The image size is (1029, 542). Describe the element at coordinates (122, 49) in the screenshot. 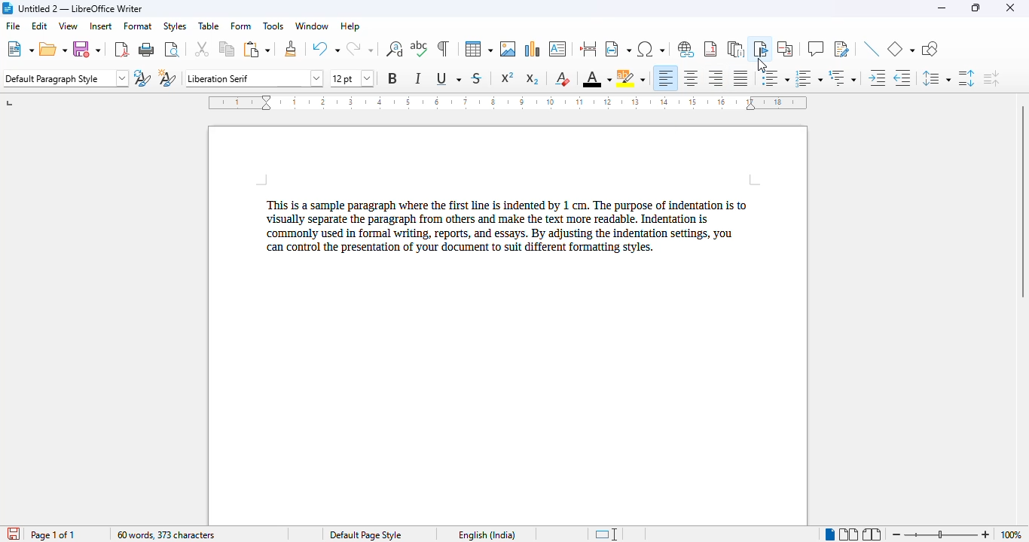

I see `export directly as PDF` at that location.